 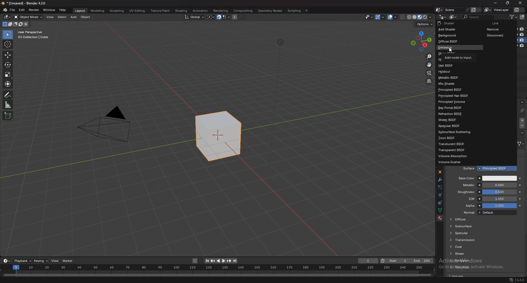 I want to click on User Perspective
(1) Collection | Cube, so click(x=35, y=35).